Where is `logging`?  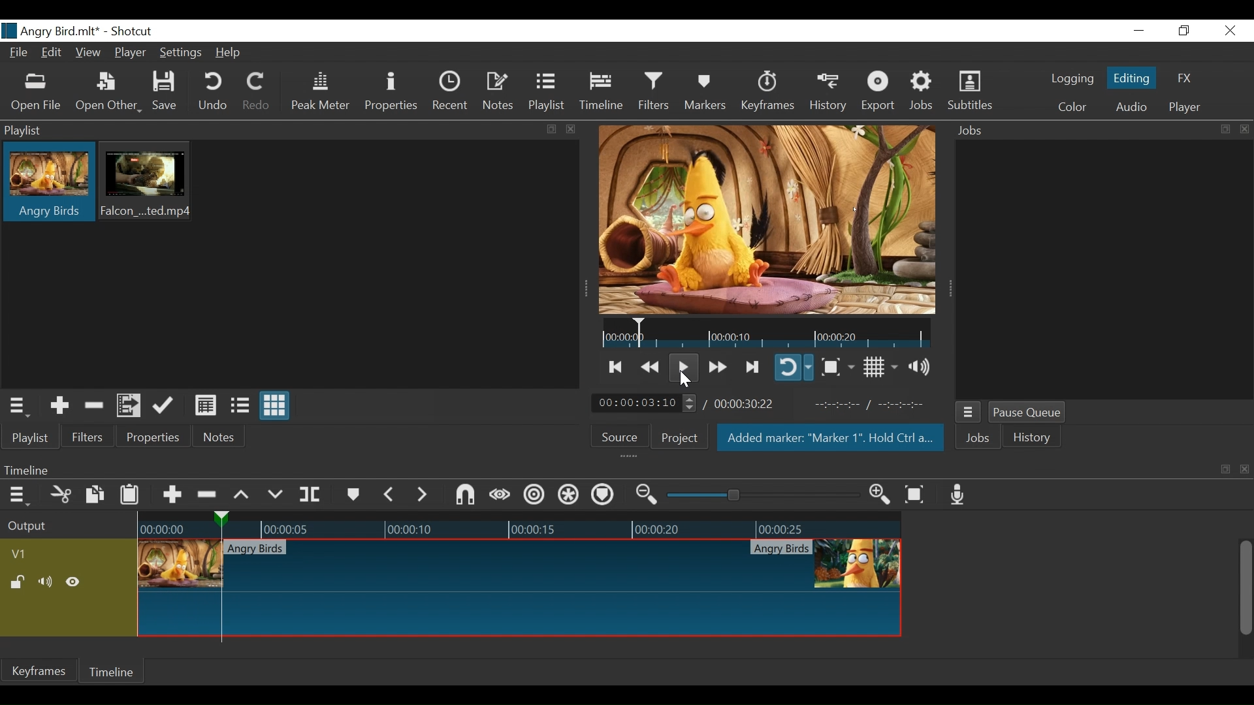
logging is located at coordinates (1072, 80).